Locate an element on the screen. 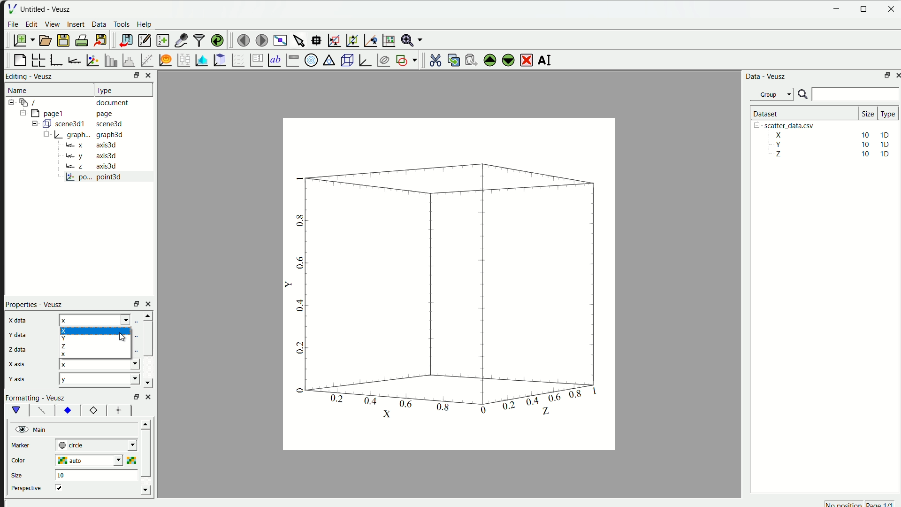 The width and height of the screenshot is (901, 507). x data is located at coordinates (18, 320).